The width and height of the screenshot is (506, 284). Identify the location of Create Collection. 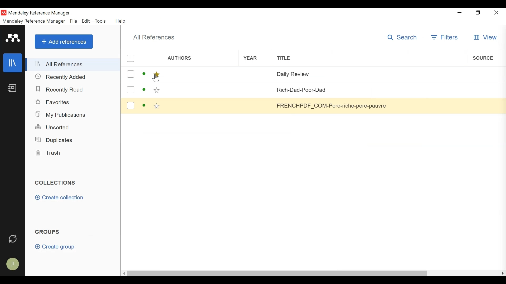
(60, 198).